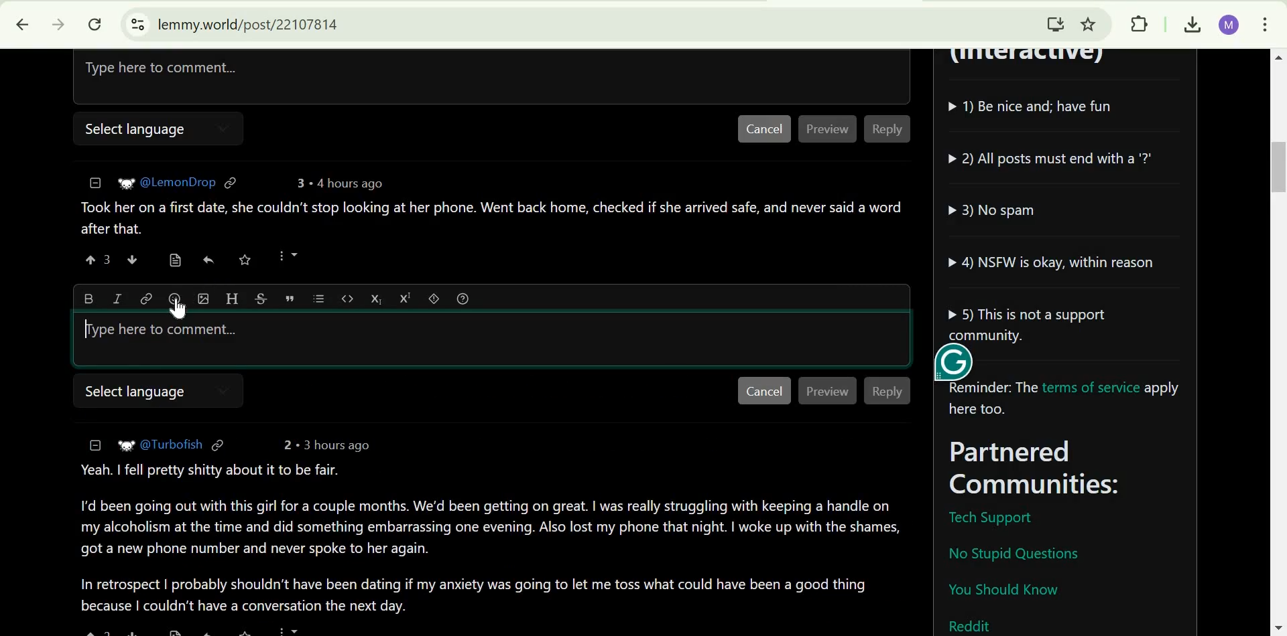 The height and width of the screenshot is (636, 1287). Describe the element at coordinates (1229, 25) in the screenshot. I see `Google Account` at that location.